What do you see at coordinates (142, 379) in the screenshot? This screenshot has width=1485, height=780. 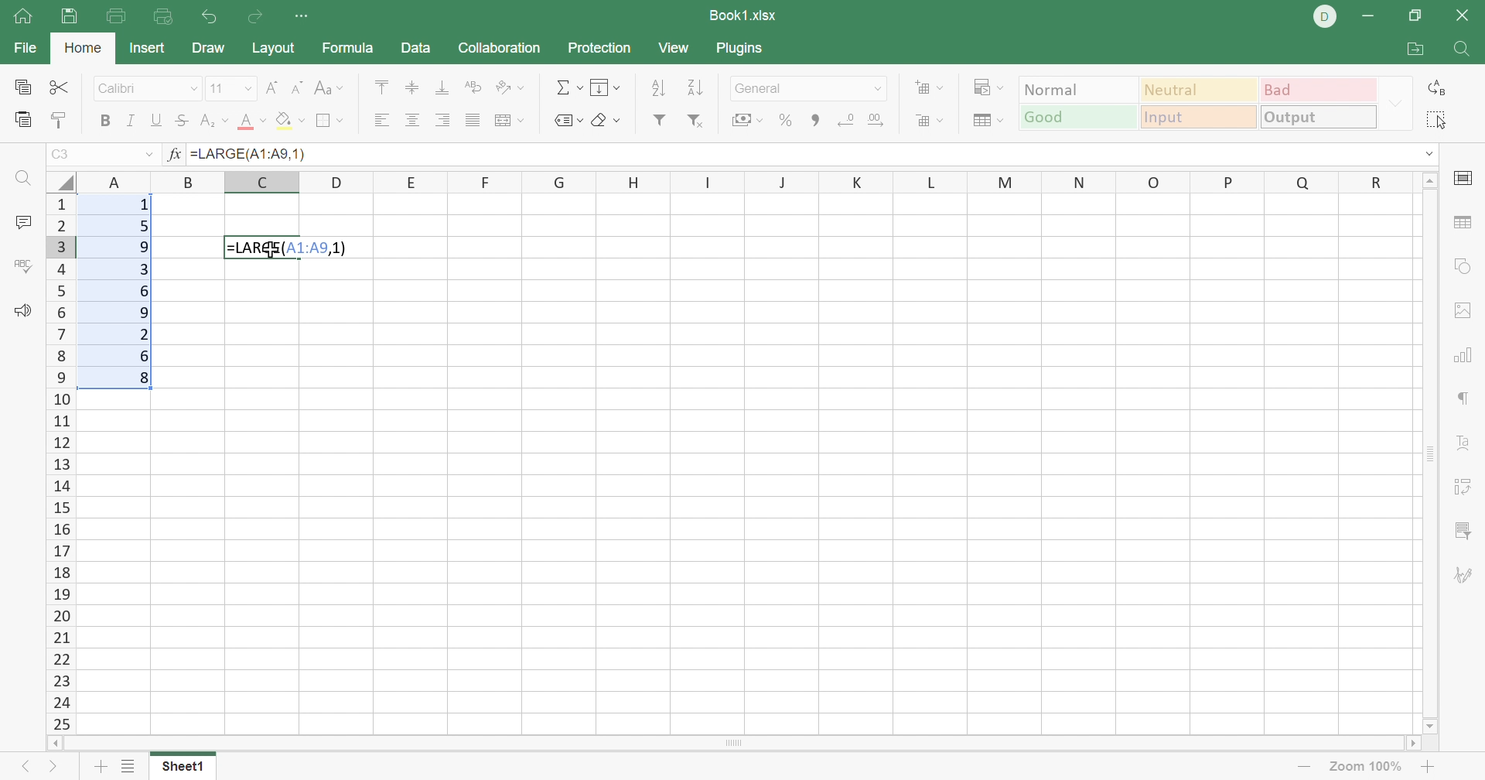 I see `8` at bounding box center [142, 379].